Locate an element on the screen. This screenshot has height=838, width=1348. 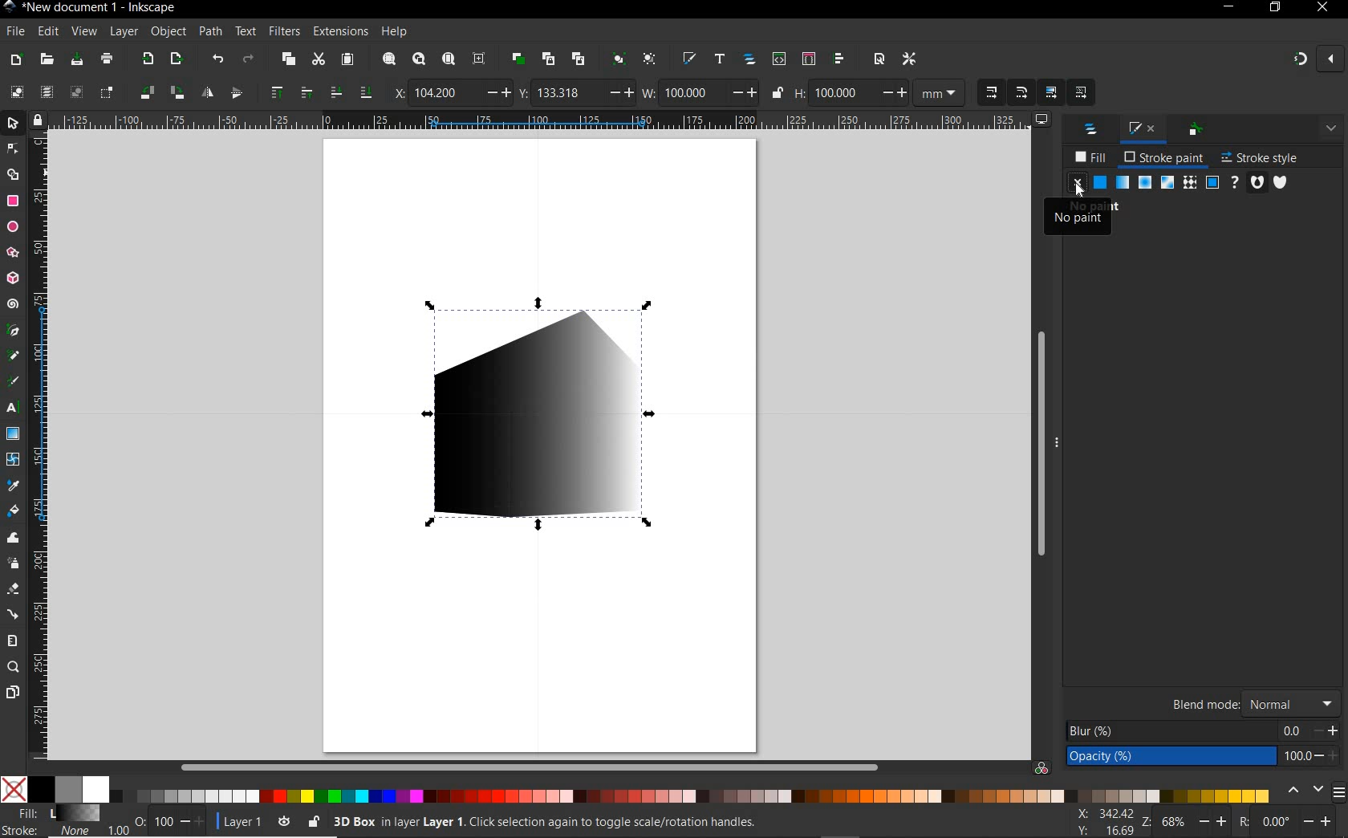
ZOOM CENTER PAGE is located at coordinates (480, 59).